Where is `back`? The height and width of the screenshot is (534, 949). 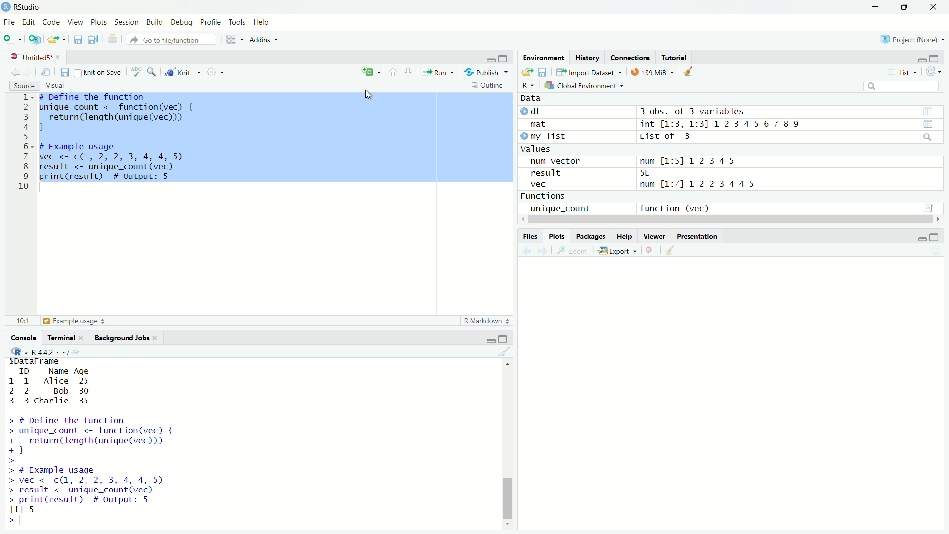
back is located at coordinates (17, 72).